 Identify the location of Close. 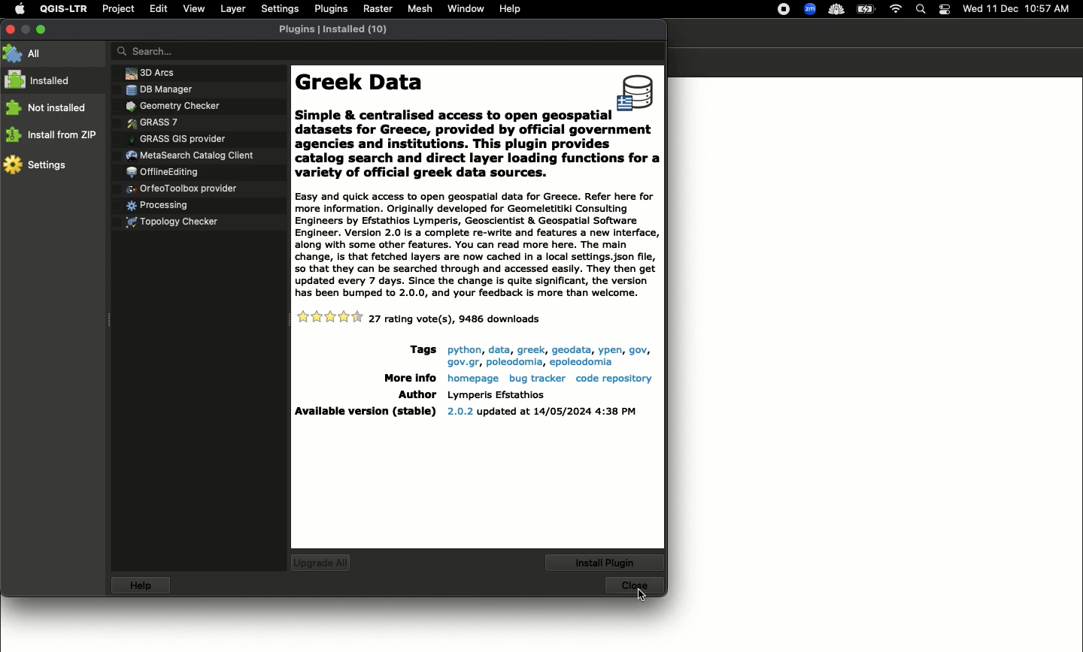
(639, 587).